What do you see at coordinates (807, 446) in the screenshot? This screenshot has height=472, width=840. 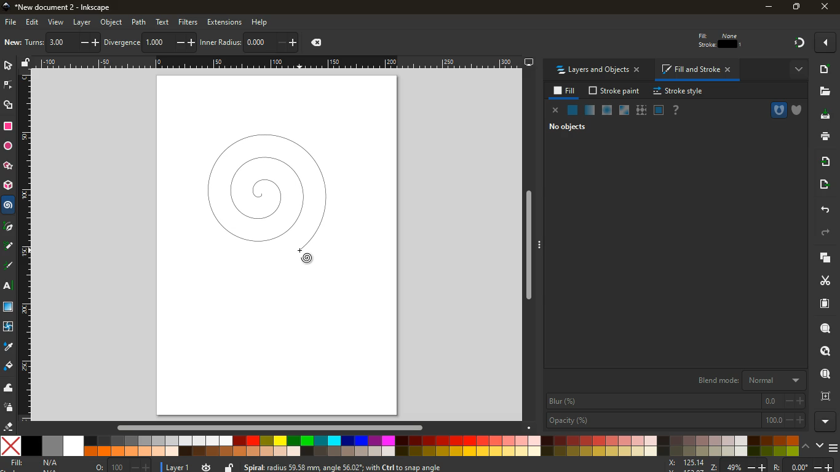 I see `up` at bounding box center [807, 446].